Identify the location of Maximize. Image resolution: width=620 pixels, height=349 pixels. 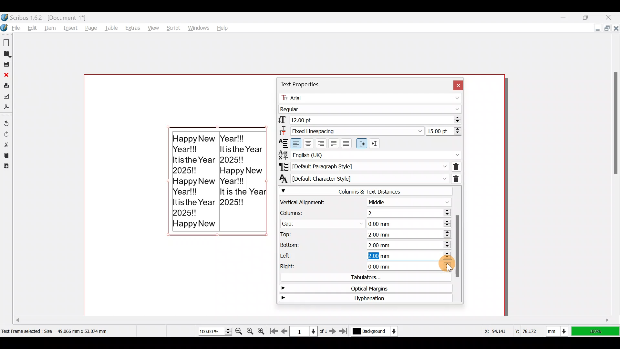
(607, 29).